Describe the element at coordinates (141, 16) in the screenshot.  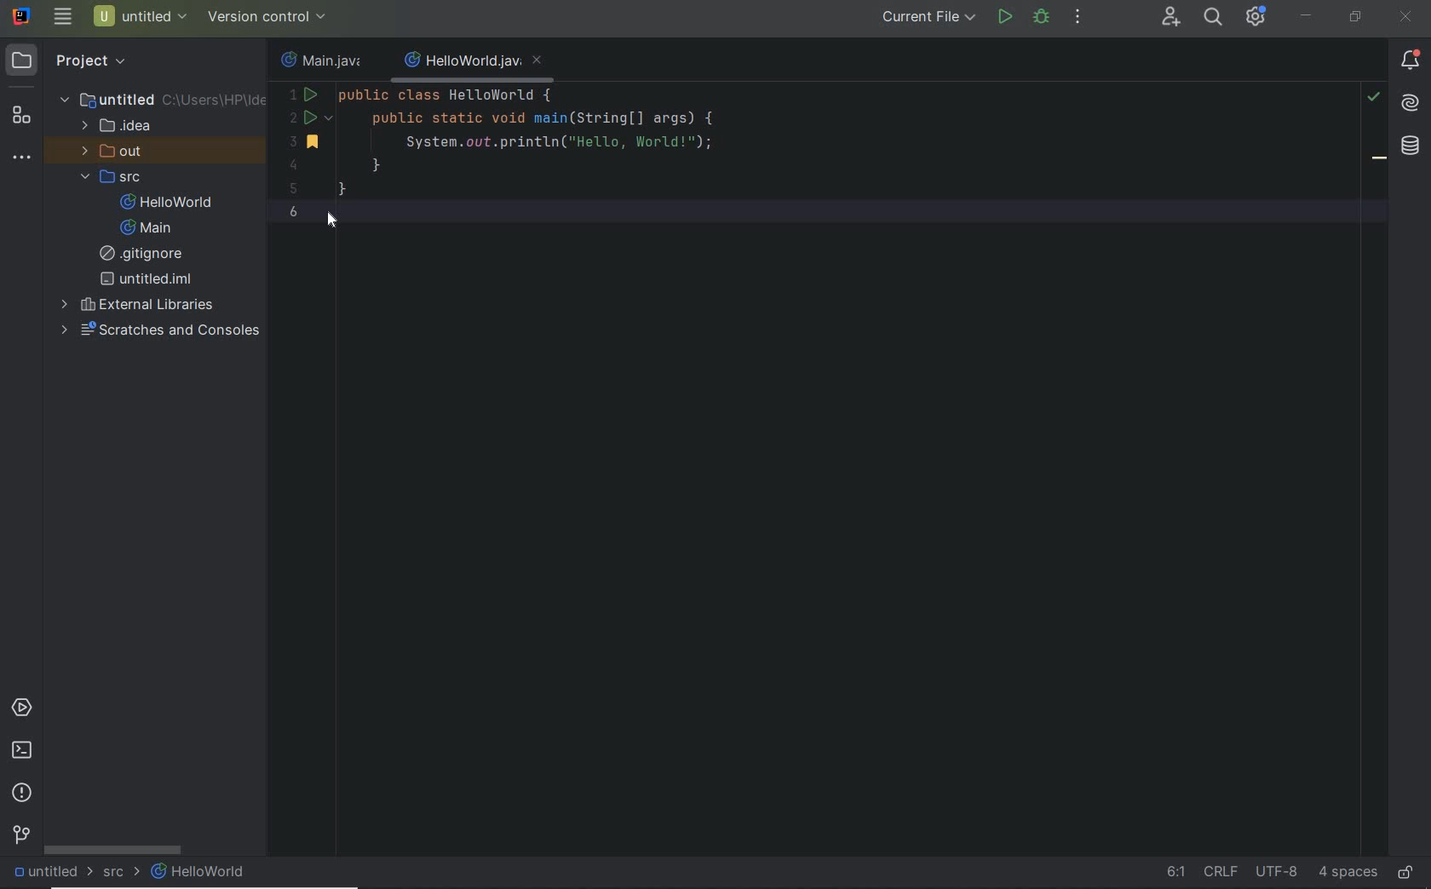
I see `project name` at that location.